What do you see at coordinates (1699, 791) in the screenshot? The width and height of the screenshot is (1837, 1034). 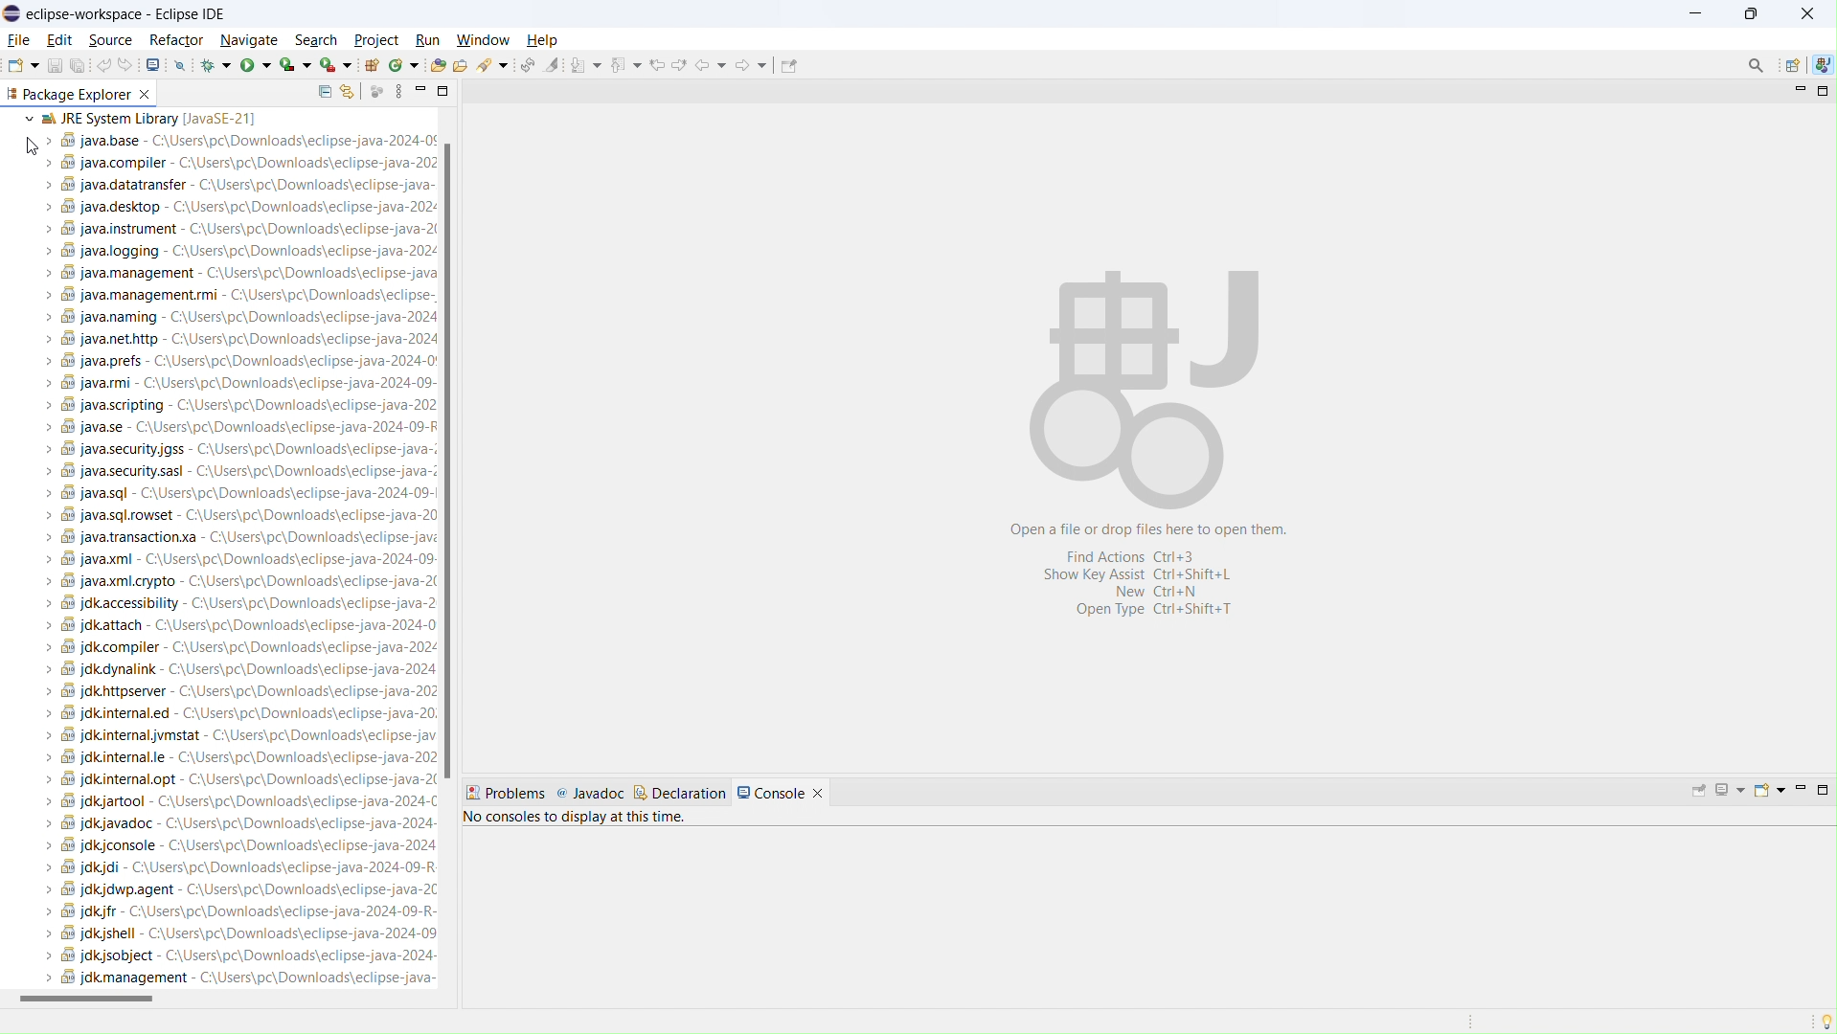 I see `pin console` at bounding box center [1699, 791].